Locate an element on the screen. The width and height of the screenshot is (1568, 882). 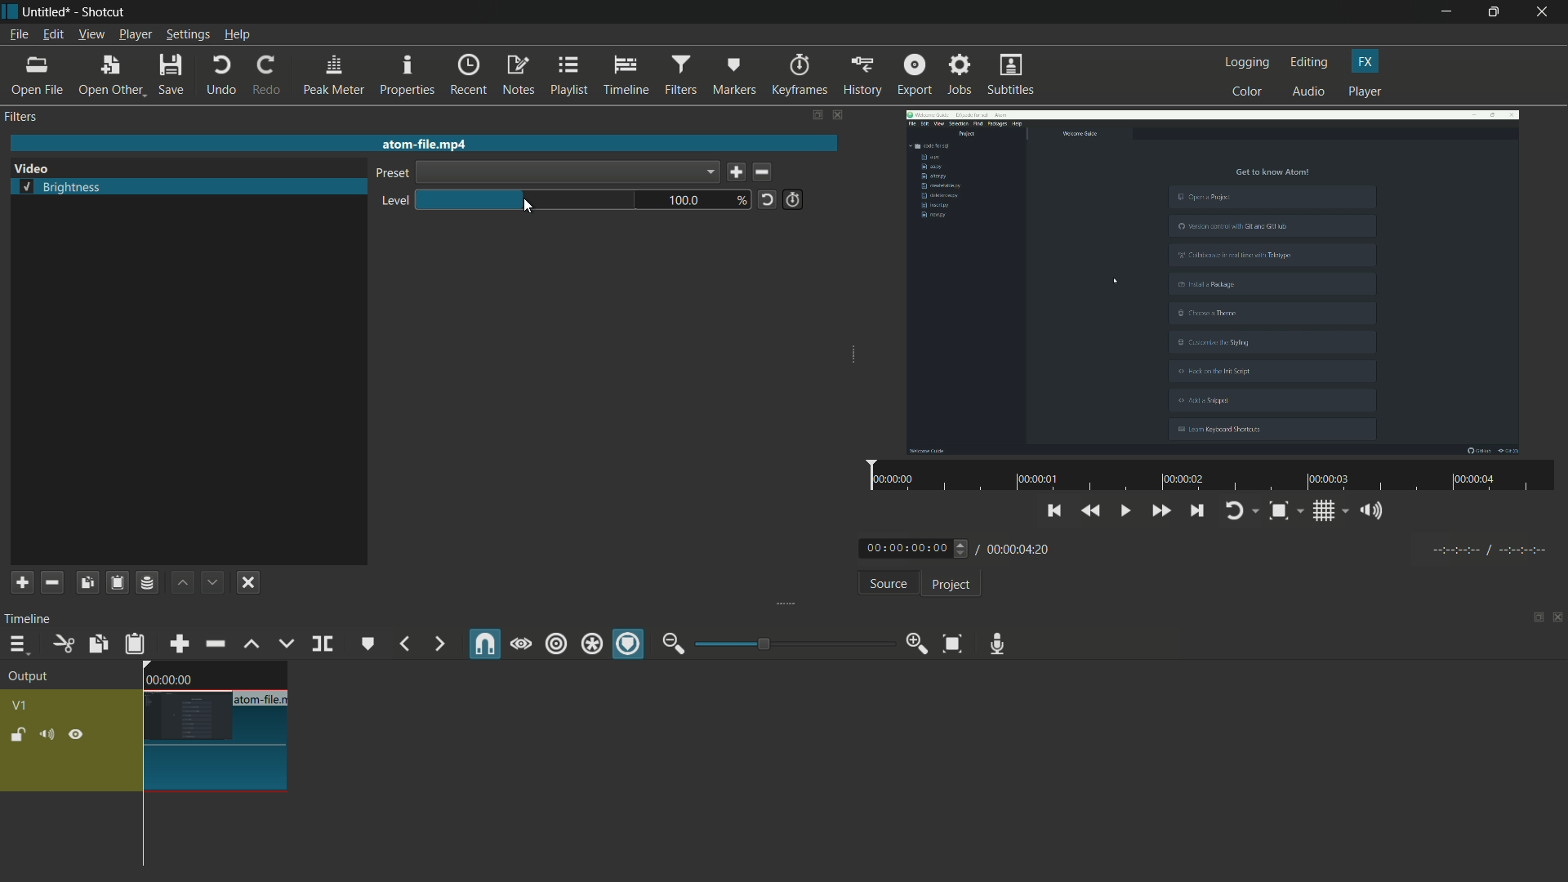
dropdown is located at coordinates (567, 172).